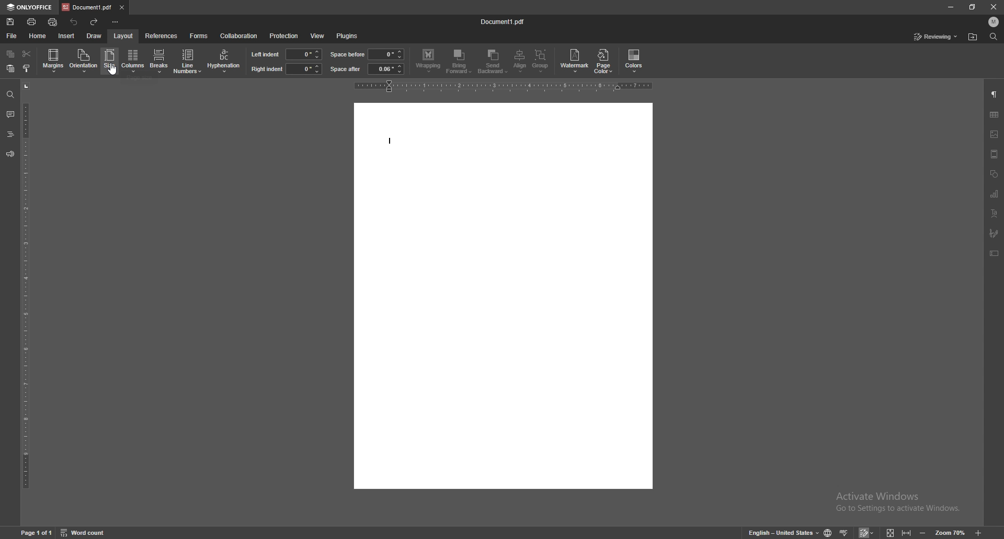  What do you see at coordinates (38, 36) in the screenshot?
I see `home` at bounding box center [38, 36].